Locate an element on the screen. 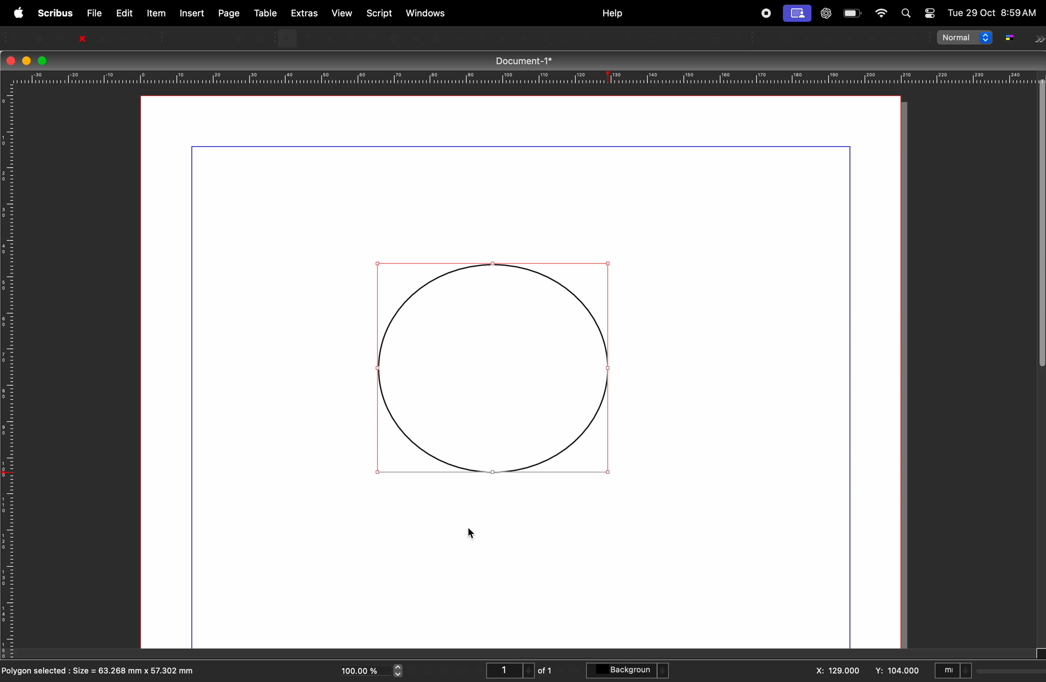 The width and height of the screenshot is (1046, 682). Unlink text frames is located at coordinates (672, 38).